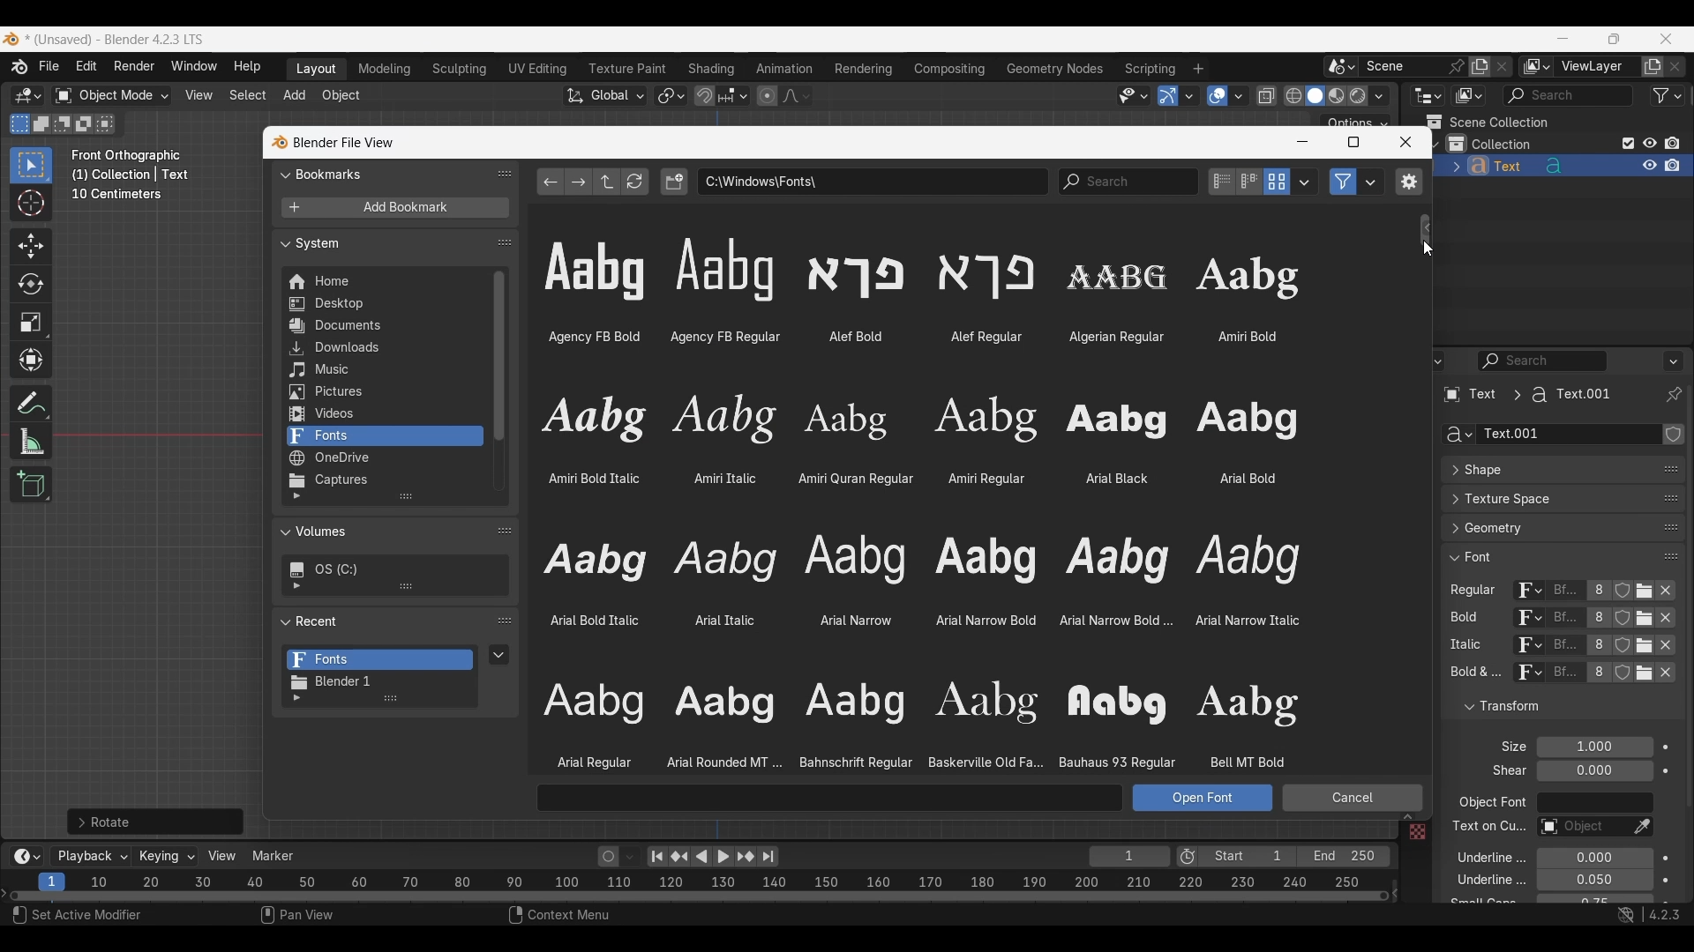 The height and width of the screenshot is (952, 1694). I want to click on Shading, so click(1378, 96).